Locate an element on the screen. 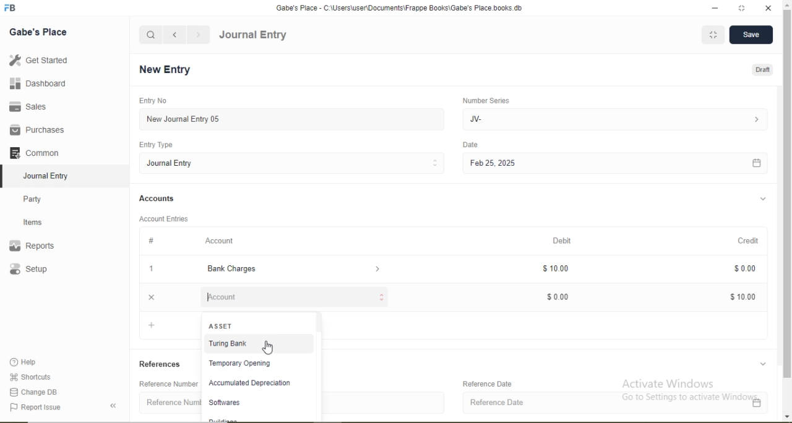 The image size is (792, 423). Credit is located at coordinates (754, 240).